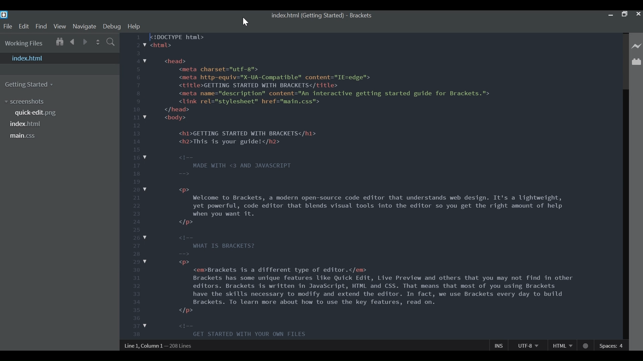 The width and height of the screenshot is (643, 361). I want to click on Navigate, so click(85, 27).